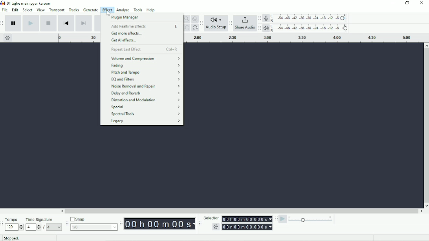  What do you see at coordinates (187, 28) in the screenshot?
I see `Undo` at bounding box center [187, 28].